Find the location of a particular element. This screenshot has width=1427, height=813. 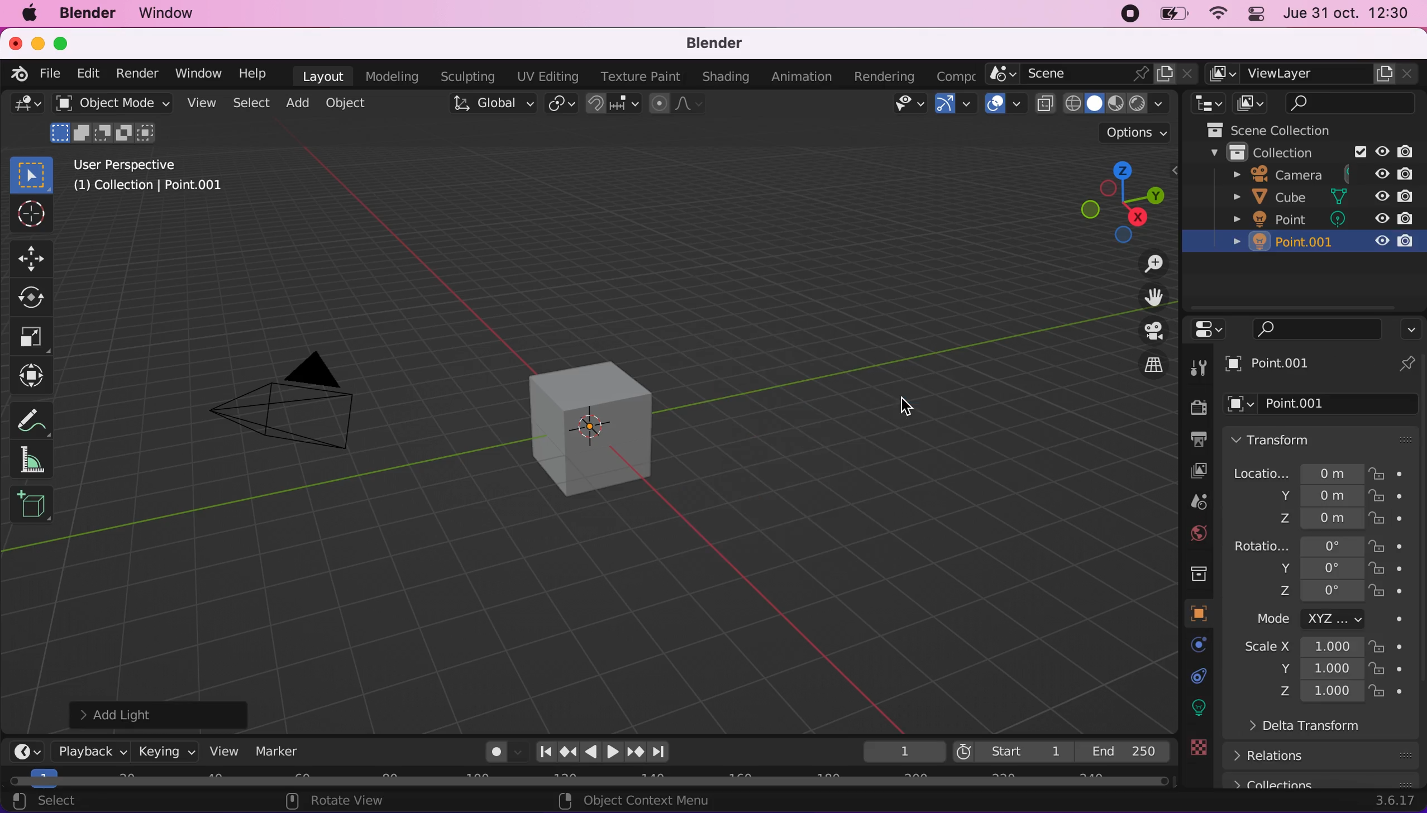

disable in renders is located at coordinates (1403, 221).